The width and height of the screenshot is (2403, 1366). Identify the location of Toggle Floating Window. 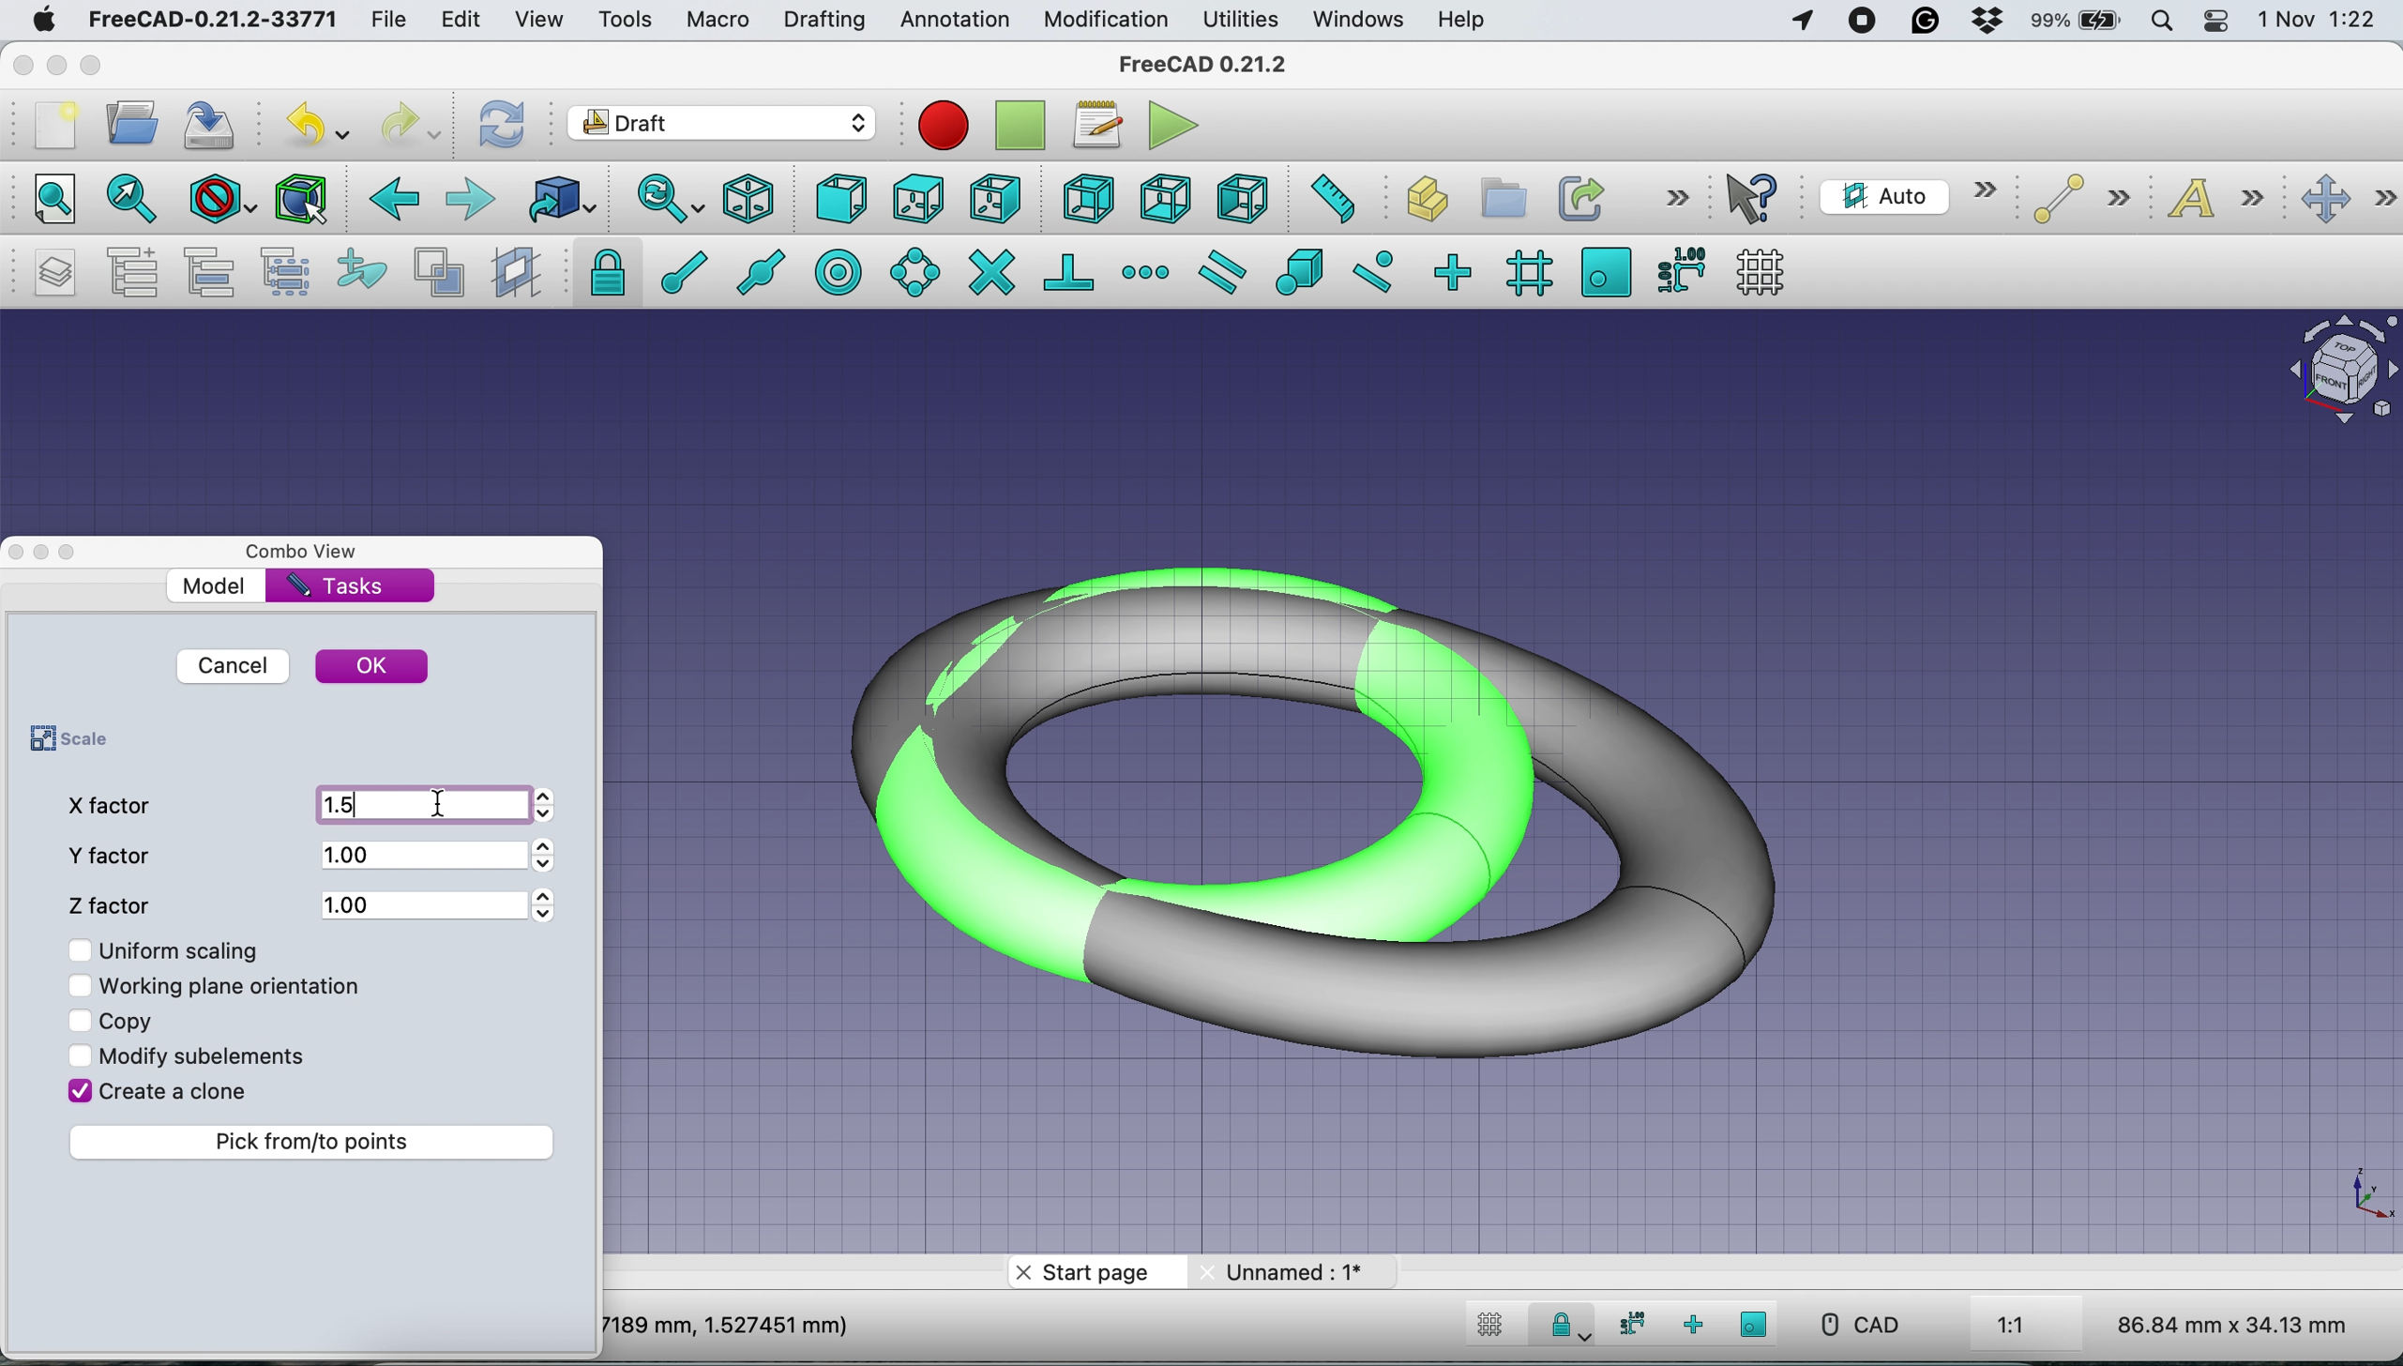
(44, 554).